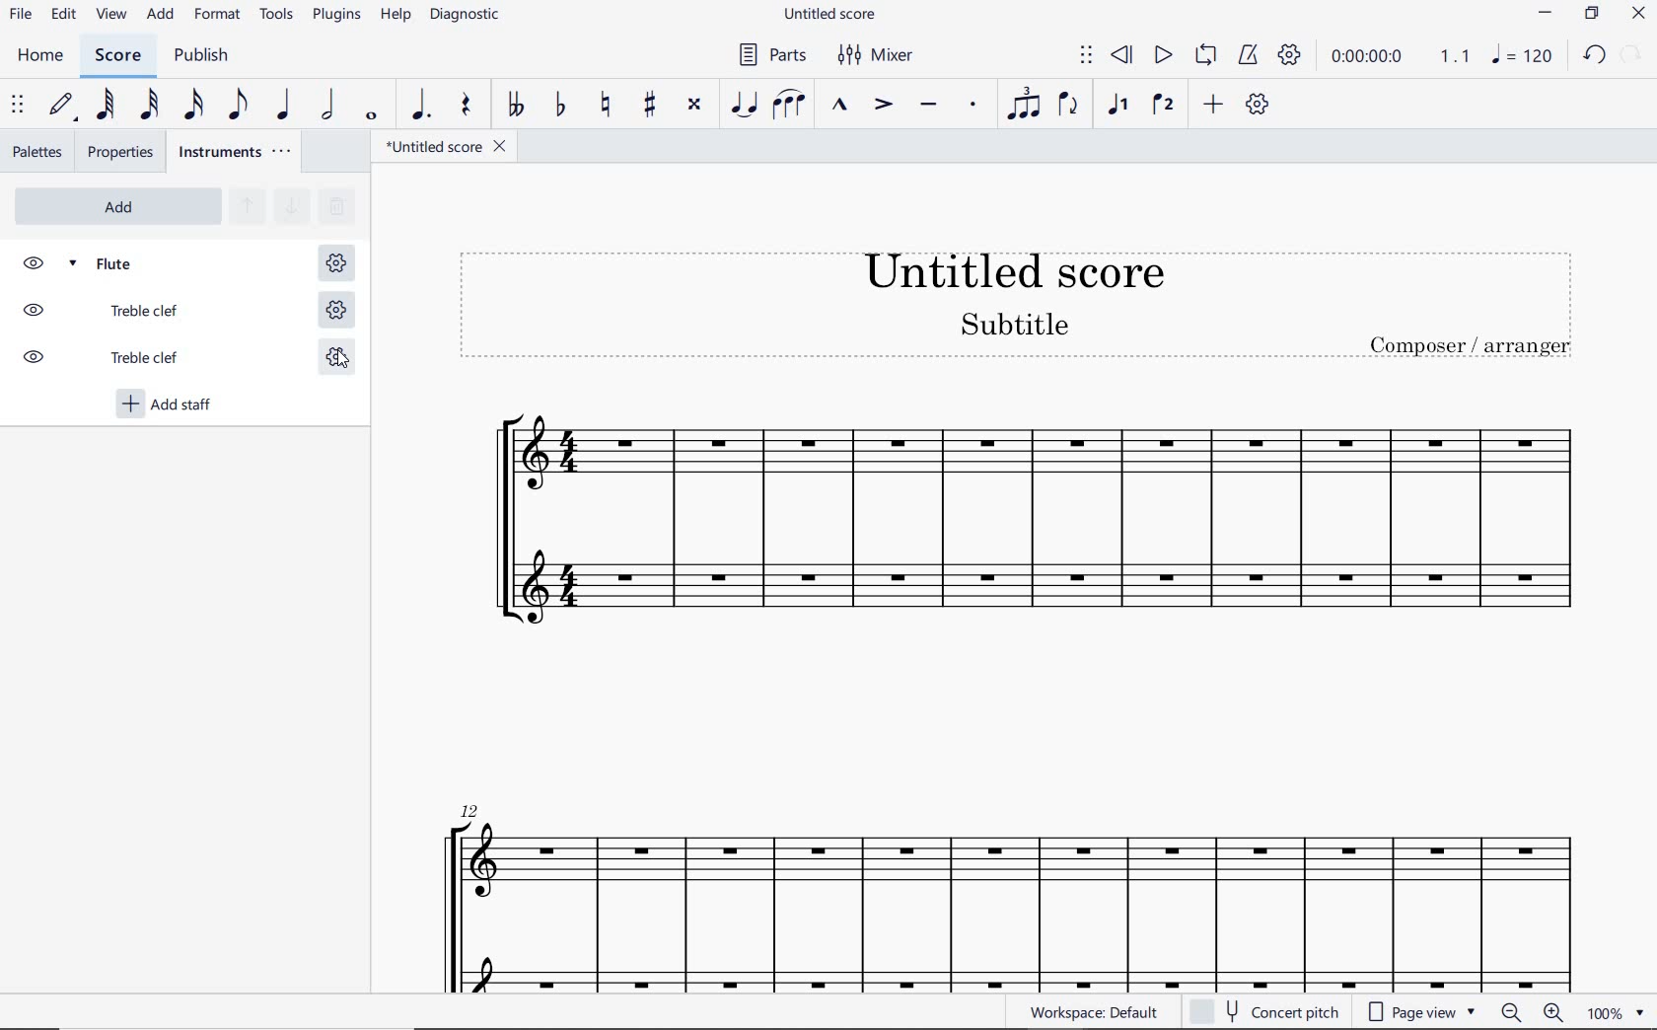  I want to click on REWIND, so click(1122, 55).